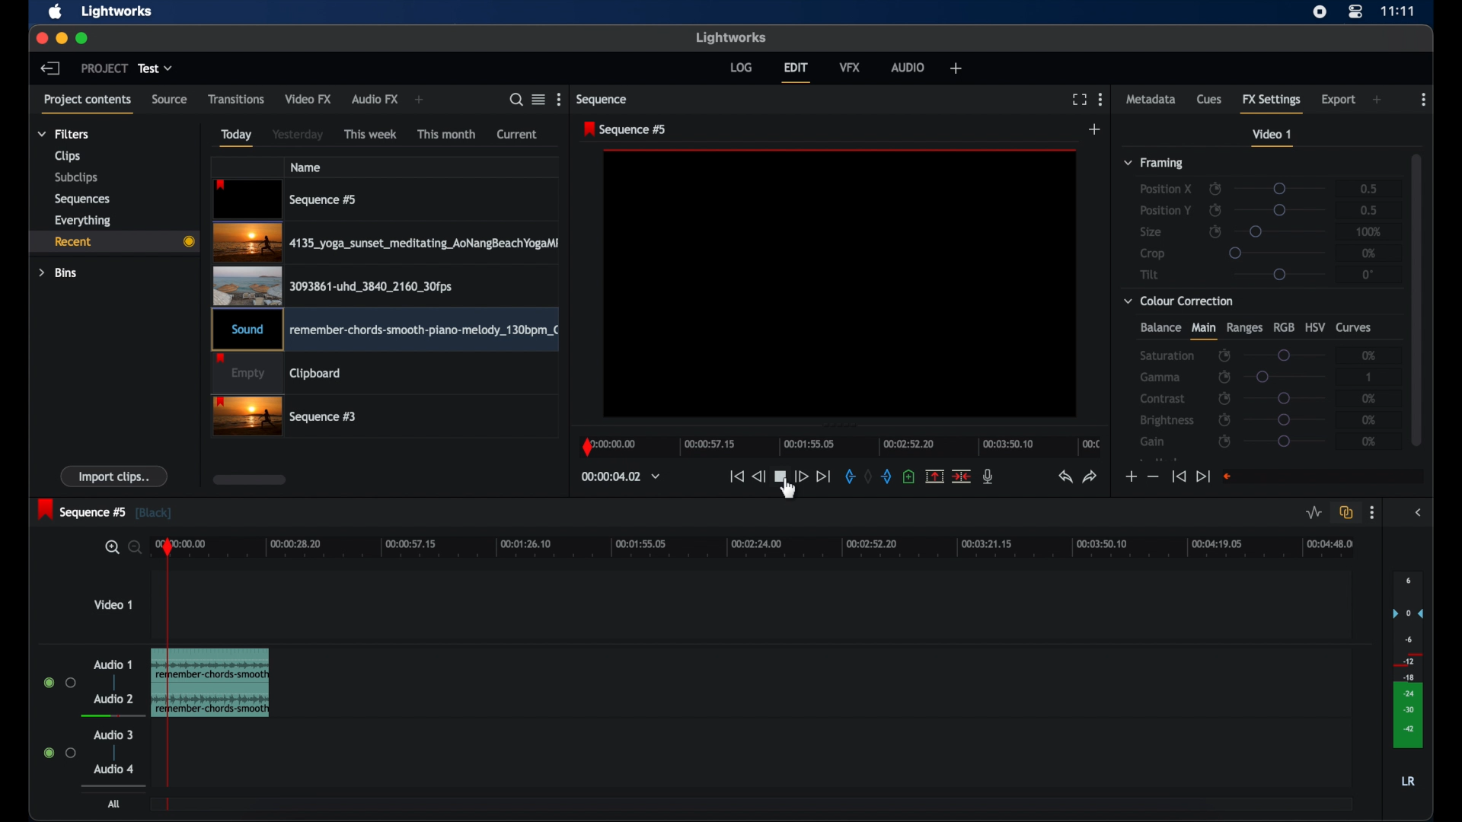 The image size is (1462, 822). I want to click on 0.5, so click(1363, 188).